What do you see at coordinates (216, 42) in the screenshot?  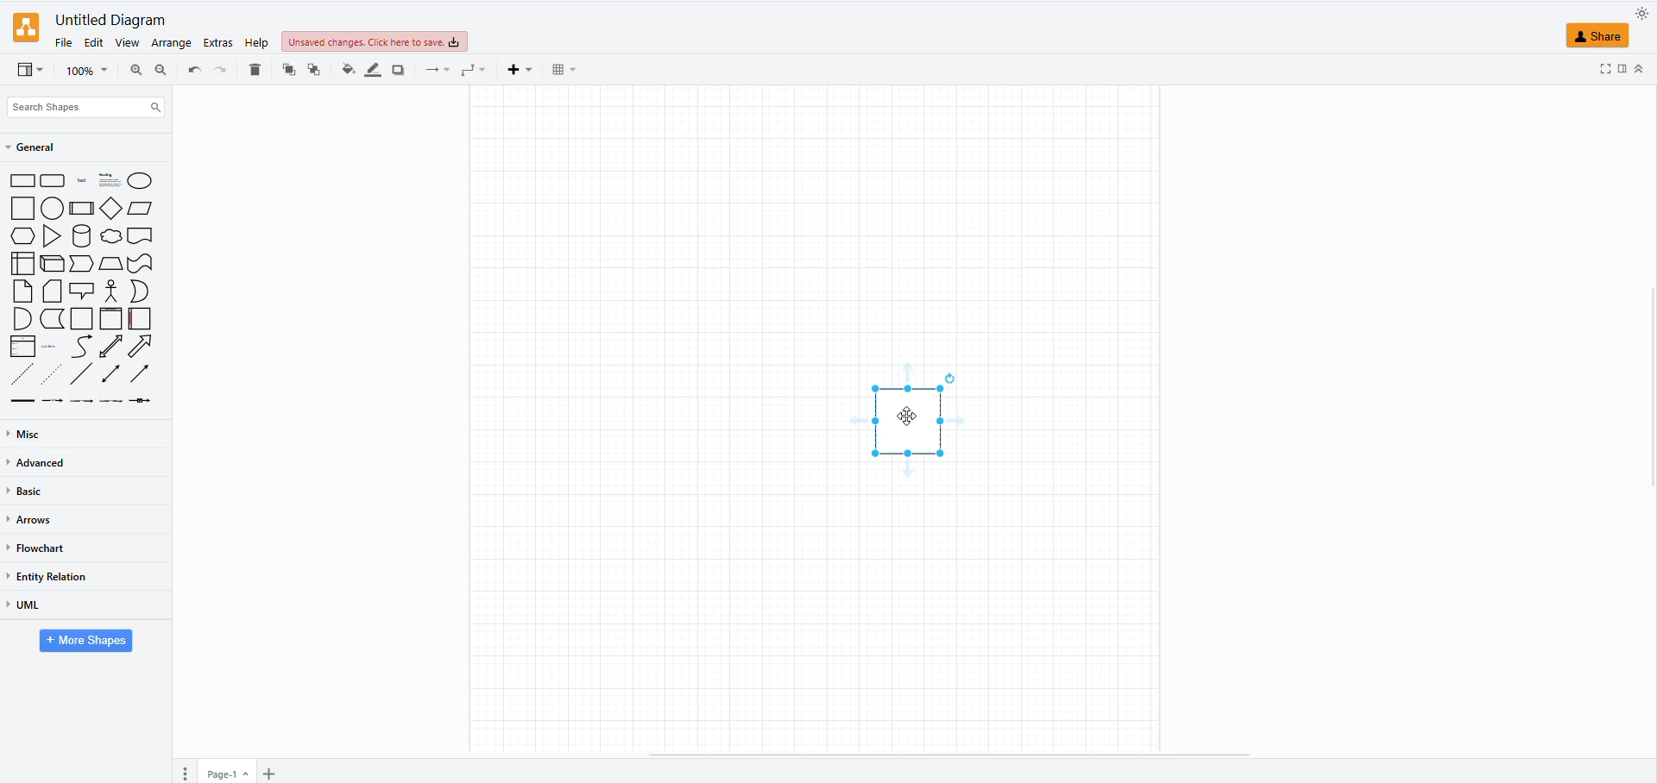 I see `extras` at bounding box center [216, 42].